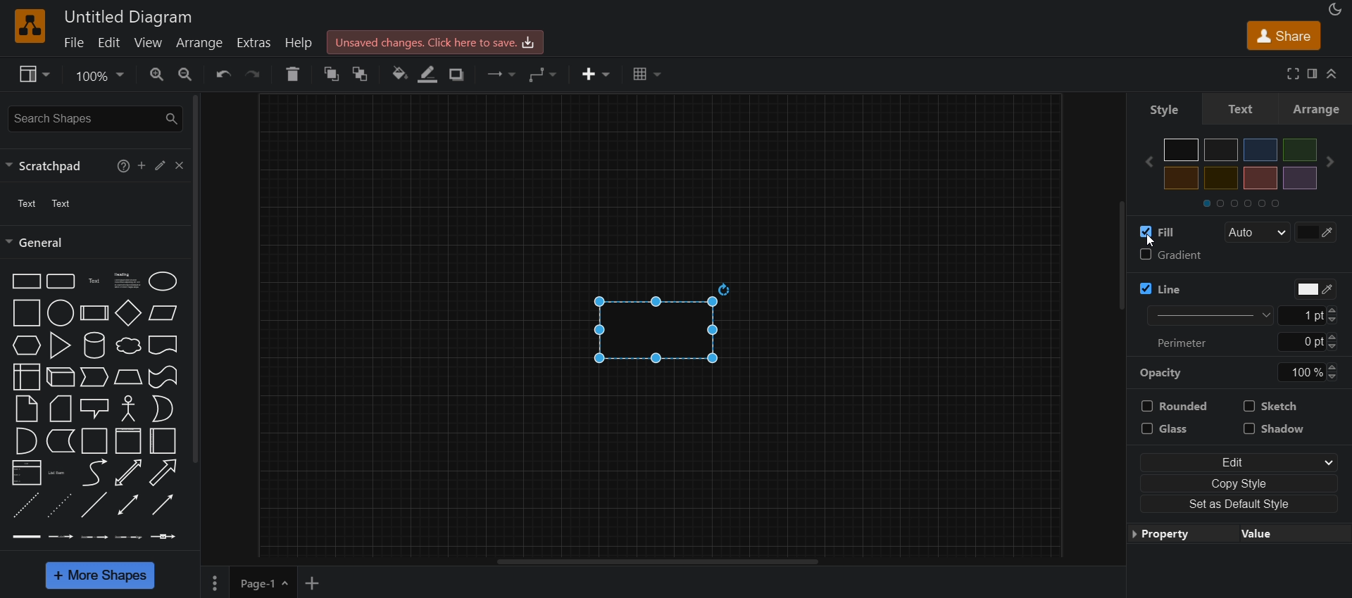 The height and width of the screenshot is (598, 1352). Describe the element at coordinates (61, 443) in the screenshot. I see `data storage` at that location.